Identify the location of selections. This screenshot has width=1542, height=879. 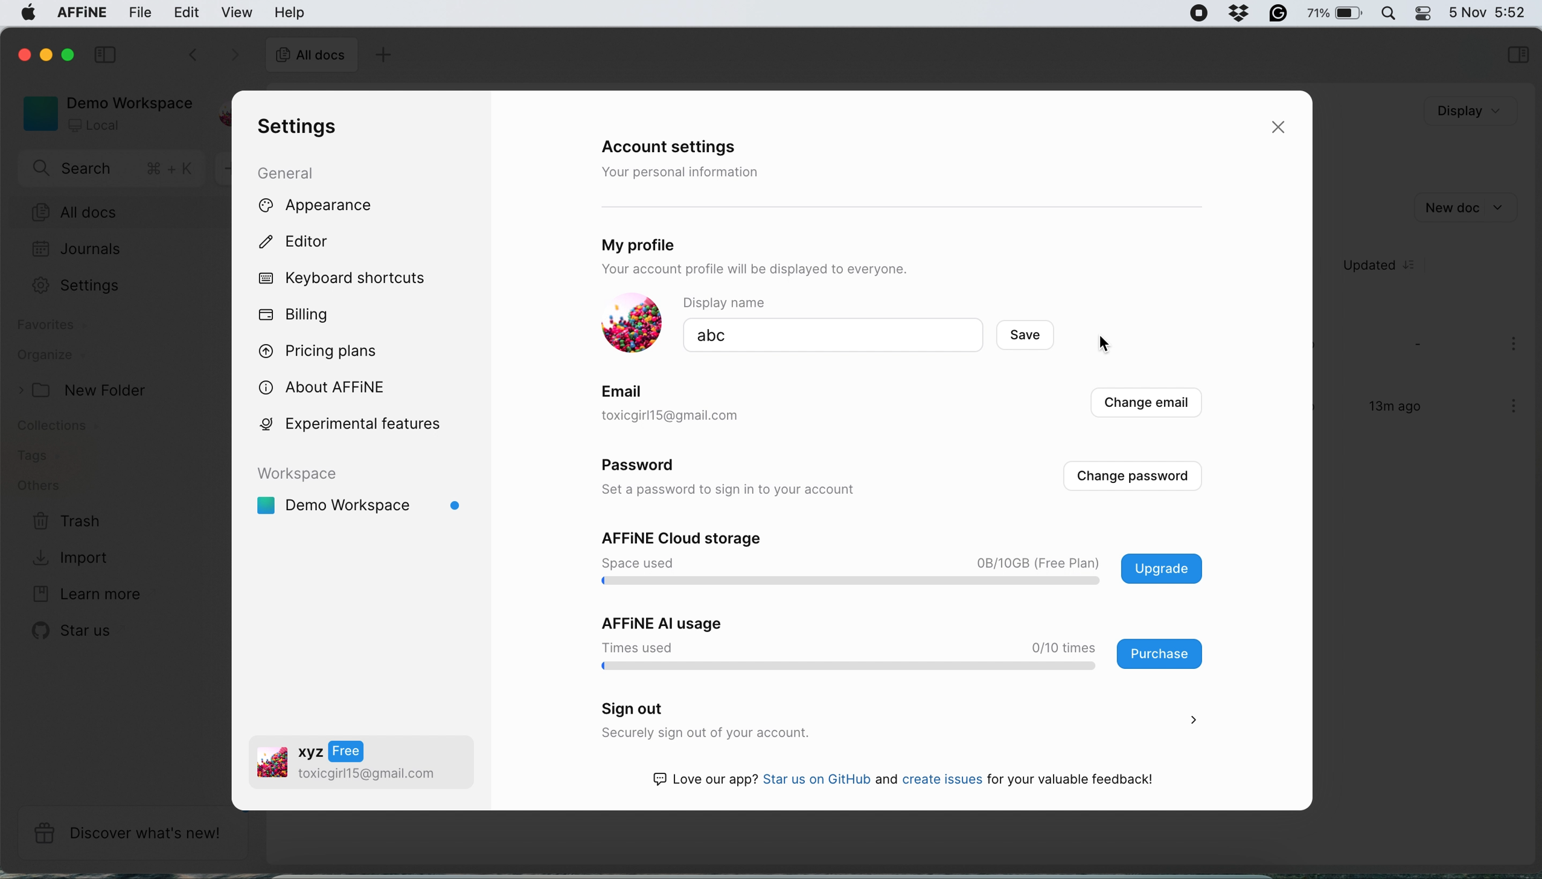
(1517, 56).